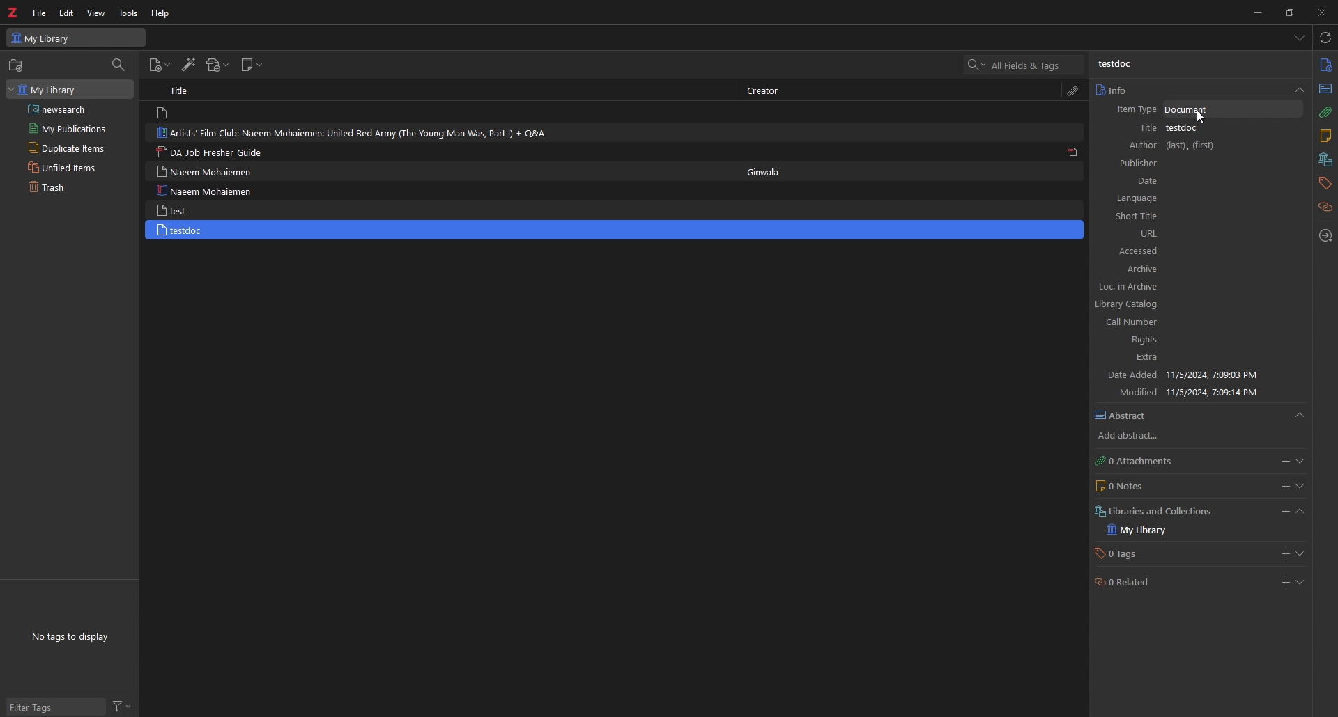 This screenshot has width=1338, height=717. I want to click on 0 Notes, so click(1142, 487).